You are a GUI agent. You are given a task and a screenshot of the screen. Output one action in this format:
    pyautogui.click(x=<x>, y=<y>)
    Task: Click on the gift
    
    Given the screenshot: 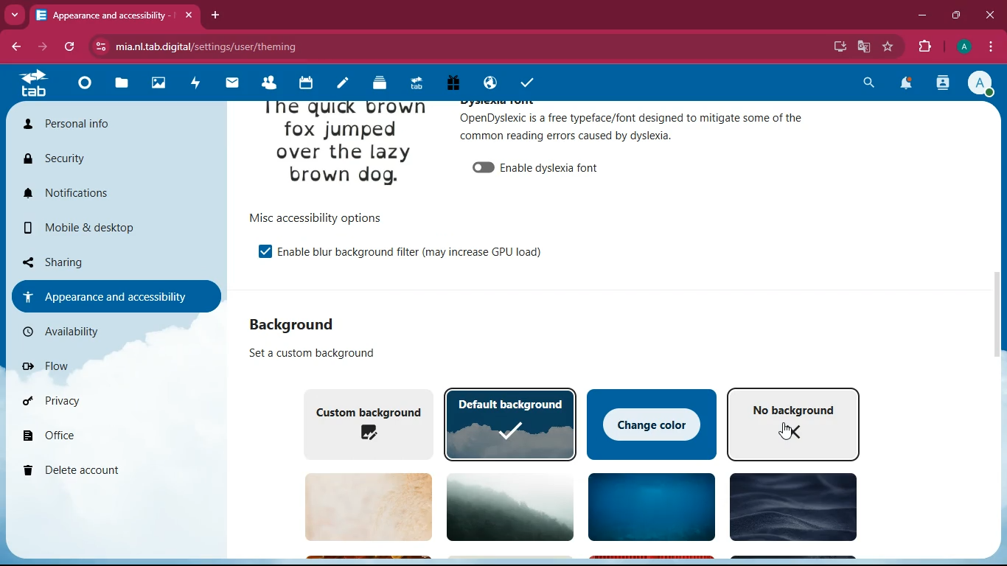 What is the action you would take?
    pyautogui.click(x=452, y=83)
    